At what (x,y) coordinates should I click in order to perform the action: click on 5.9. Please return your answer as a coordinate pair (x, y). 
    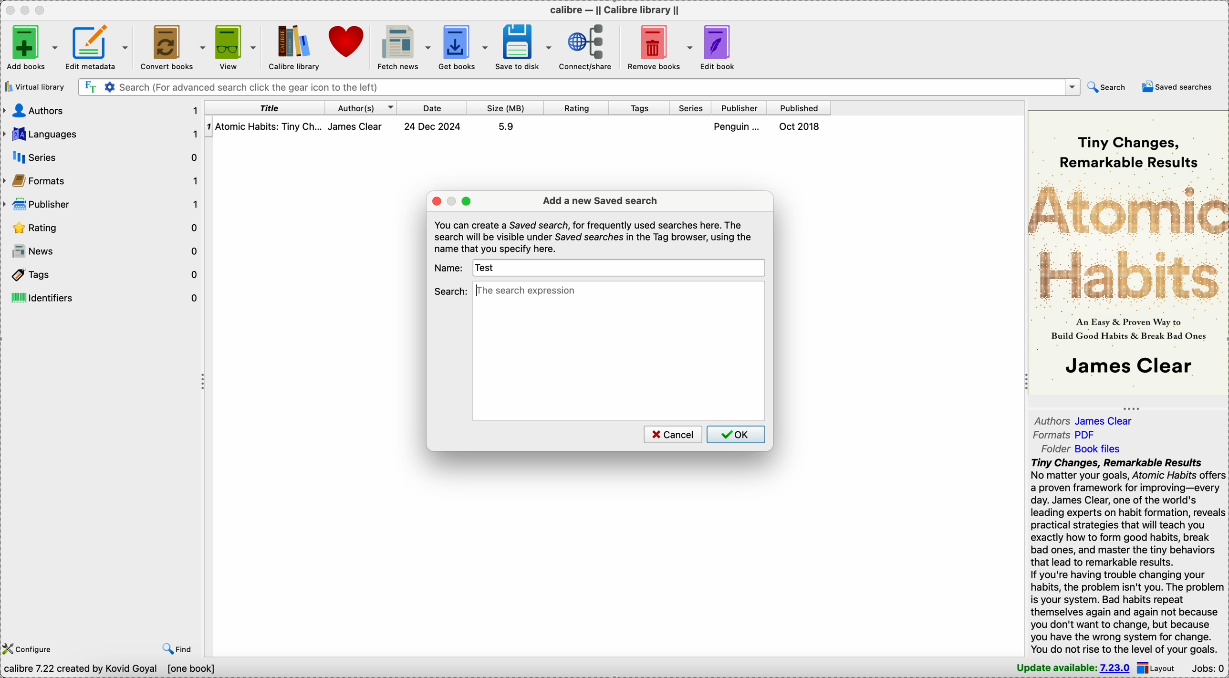
    Looking at the image, I should click on (506, 126).